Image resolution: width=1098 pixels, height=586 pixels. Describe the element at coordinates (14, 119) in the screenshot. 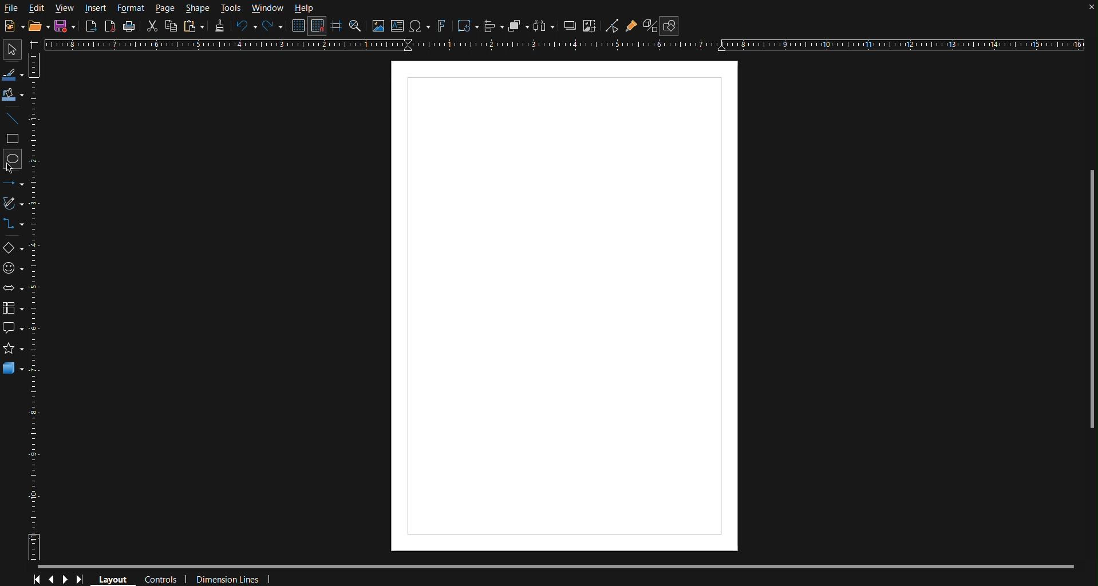

I see `Line` at that location.